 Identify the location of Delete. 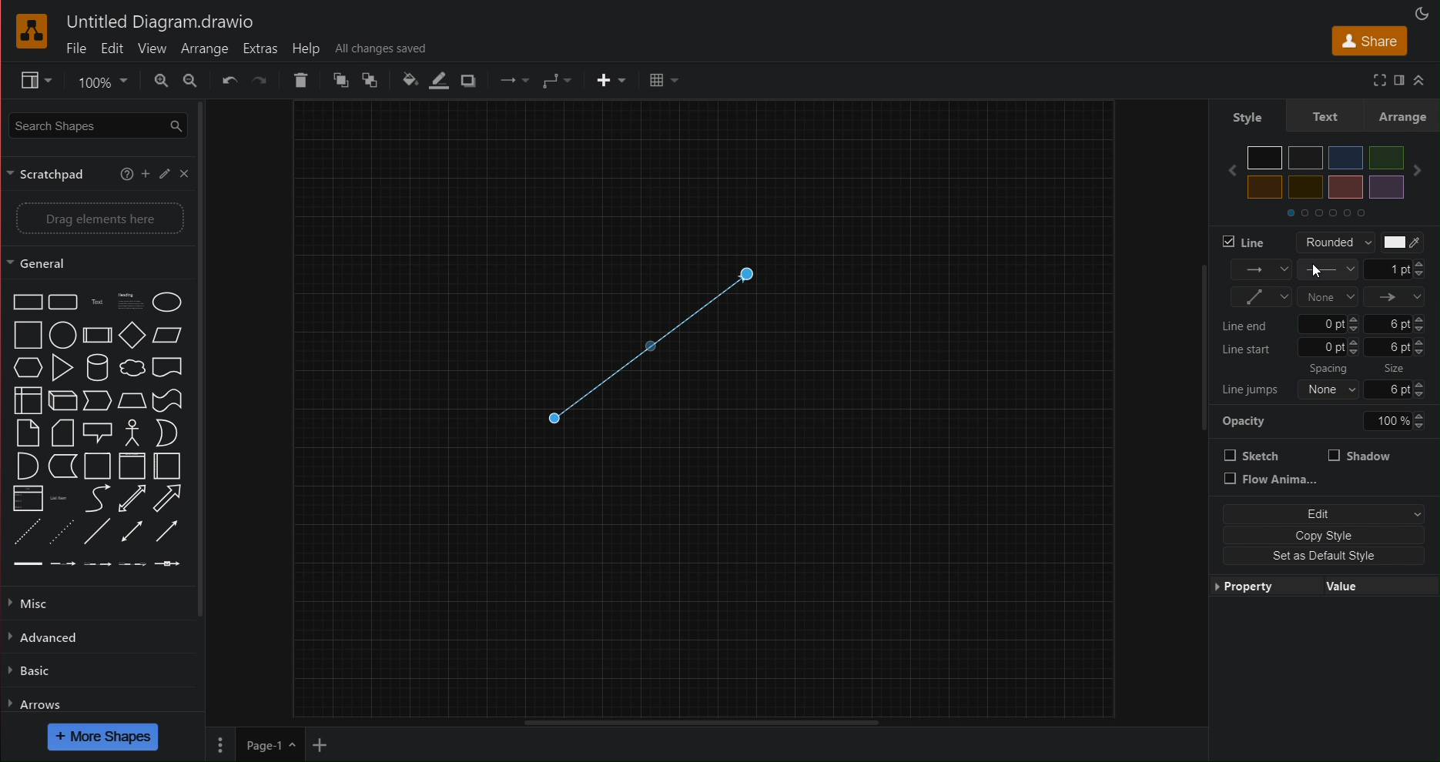
(303, 80).